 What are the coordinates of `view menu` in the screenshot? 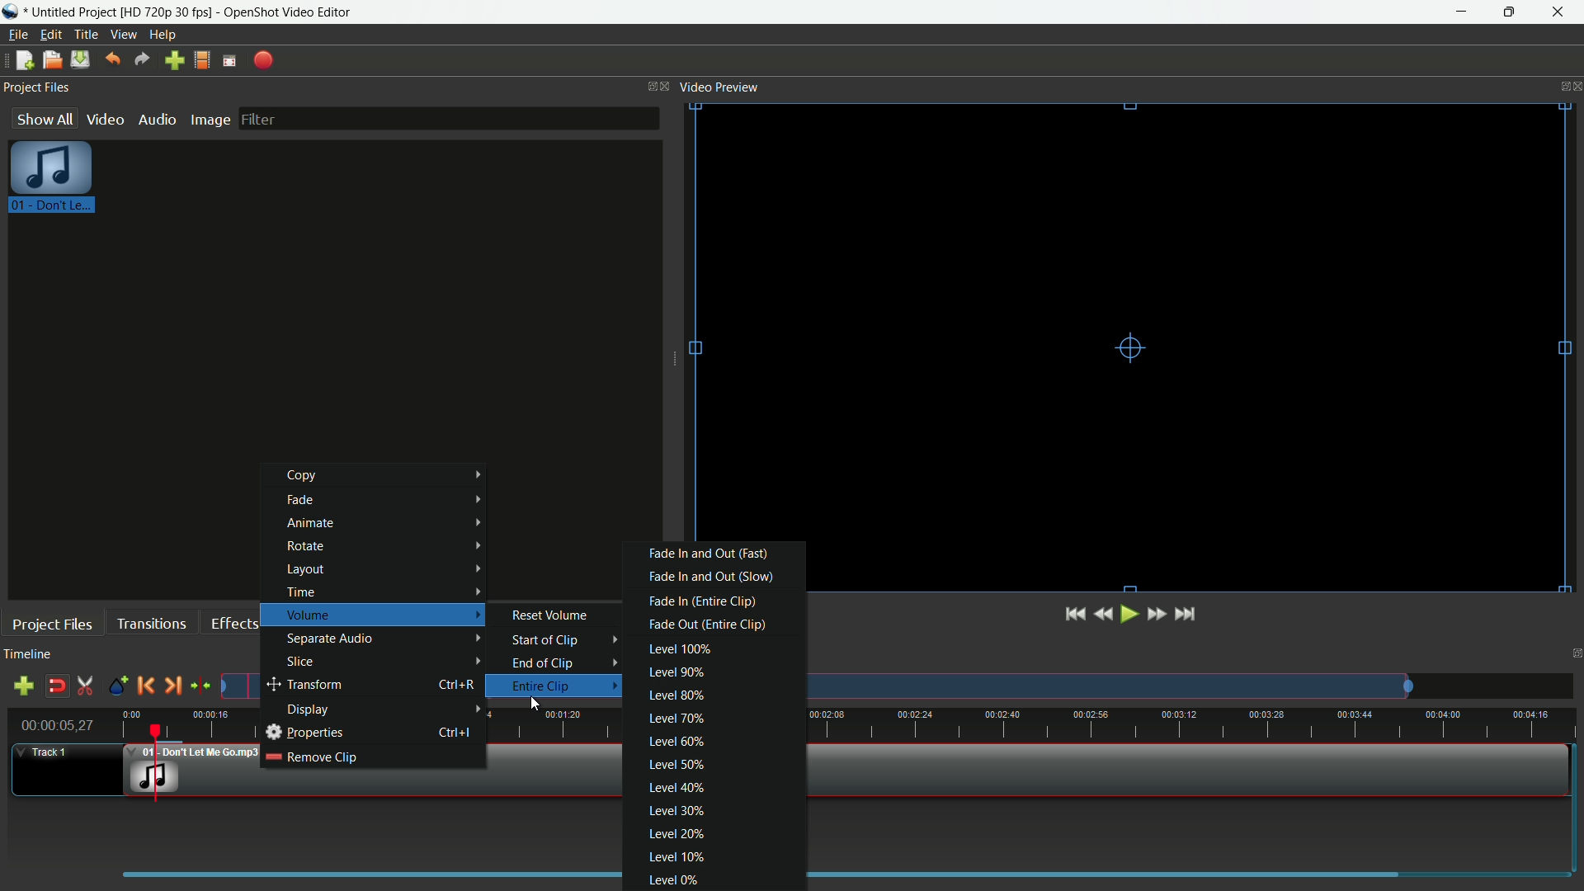 It's located at (125, 35).